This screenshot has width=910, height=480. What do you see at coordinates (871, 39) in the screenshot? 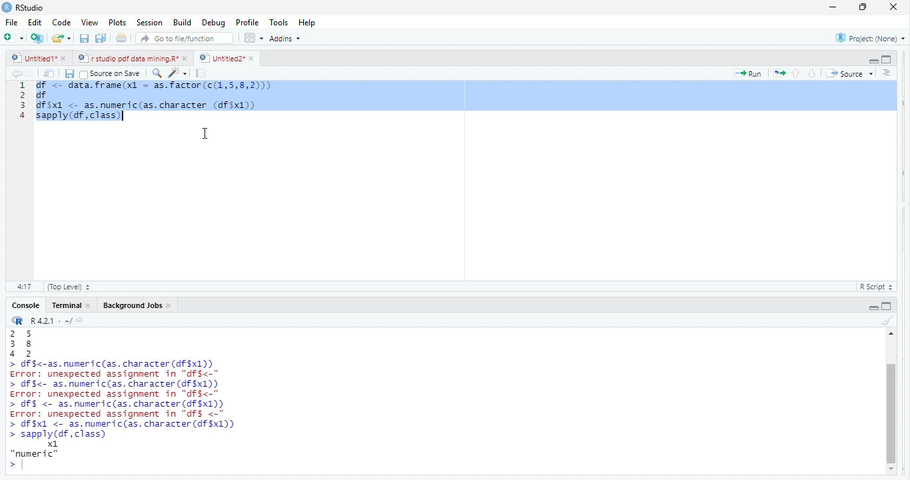
I see ` Project: (None) ` at bounding box center [871, 39].